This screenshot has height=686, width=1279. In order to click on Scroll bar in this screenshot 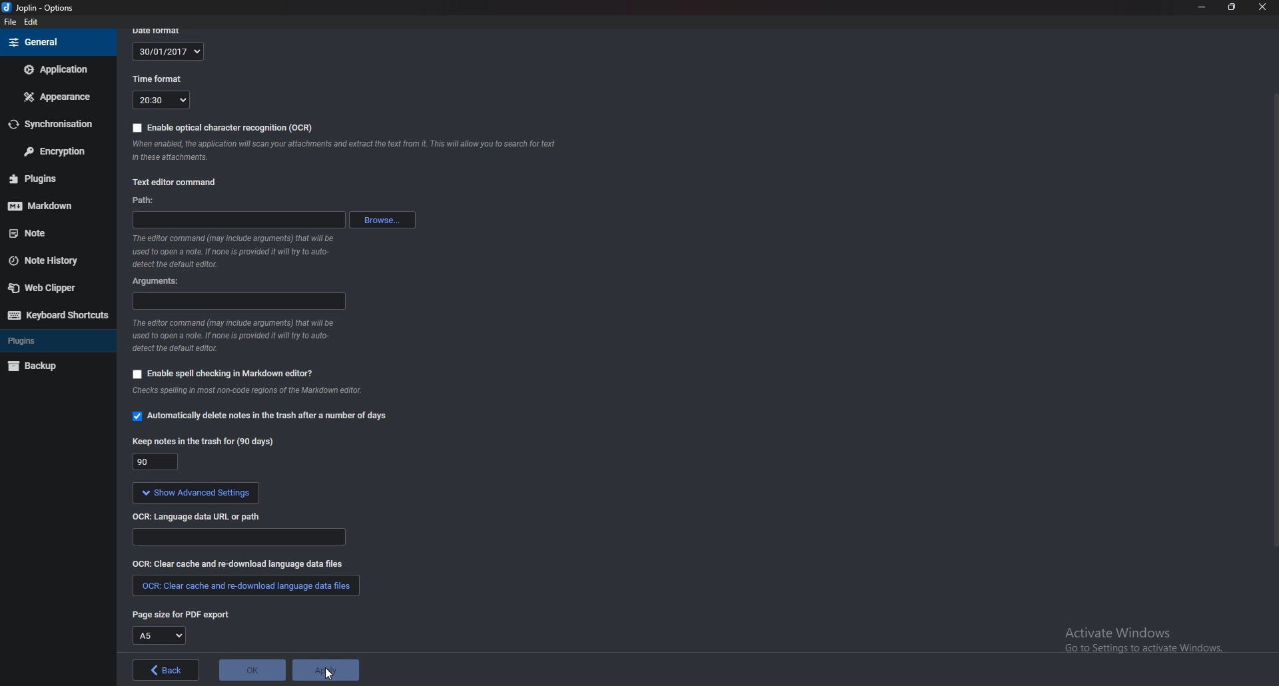, I will do `click(1274, 320)`.